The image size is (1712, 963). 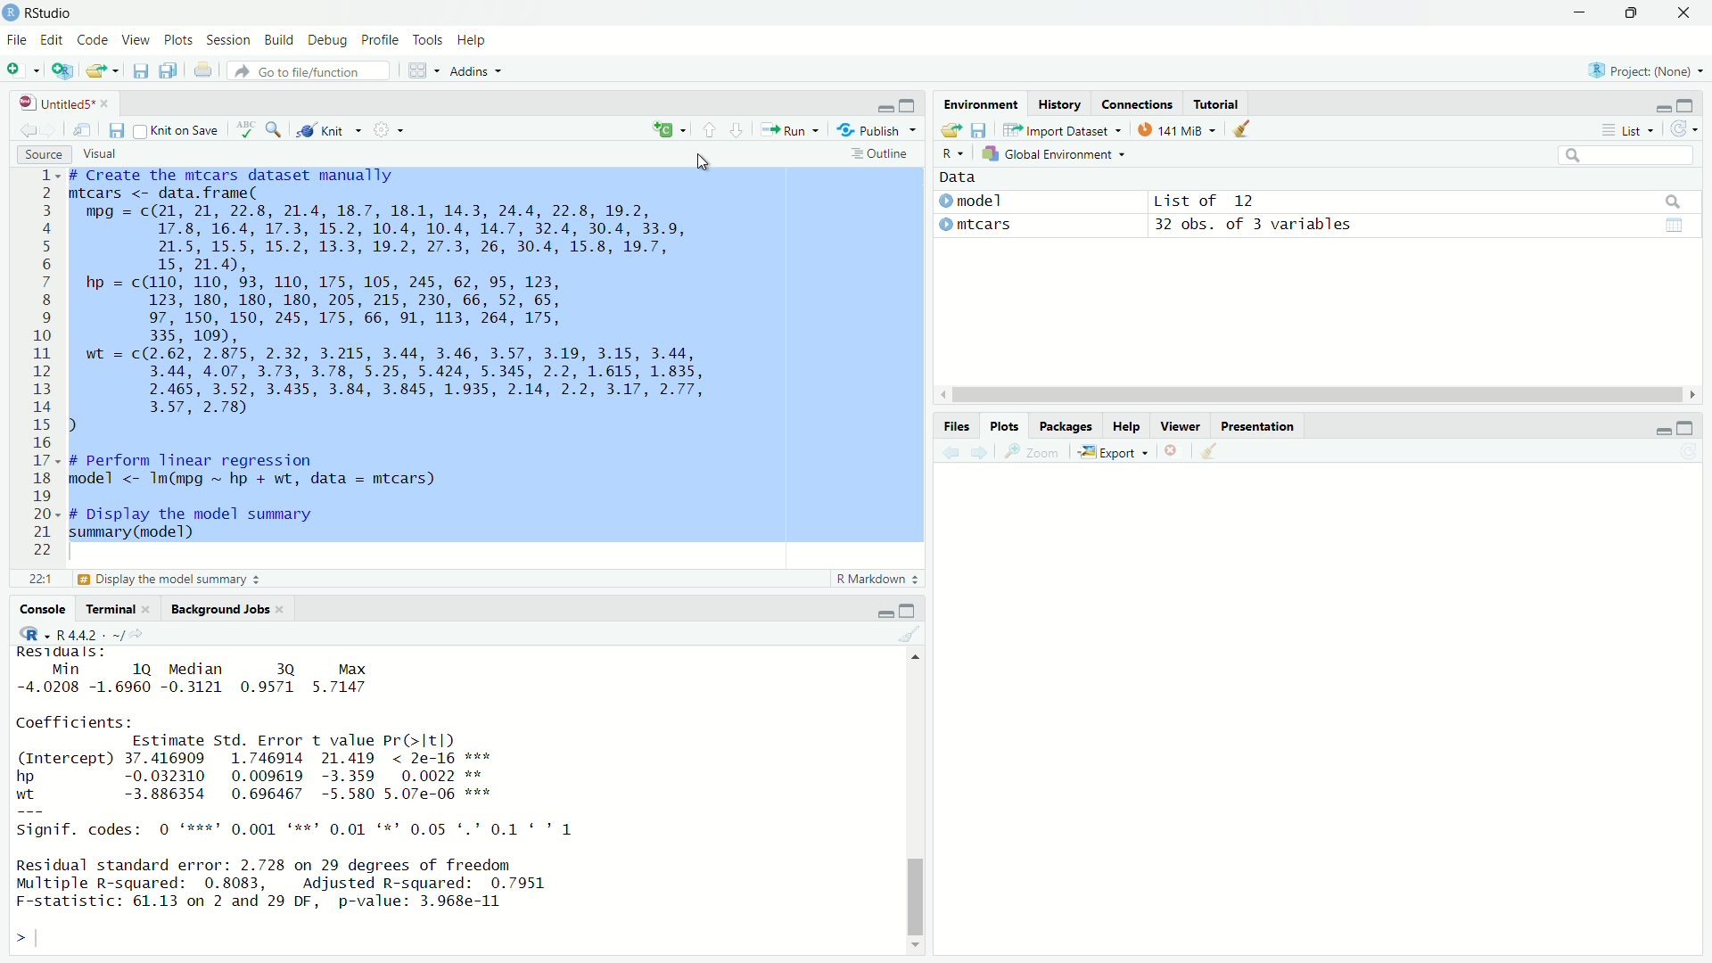 What do you see at coordinates (111, 103) in the screenshot?
I see `close` at bounding box center [111, 103].